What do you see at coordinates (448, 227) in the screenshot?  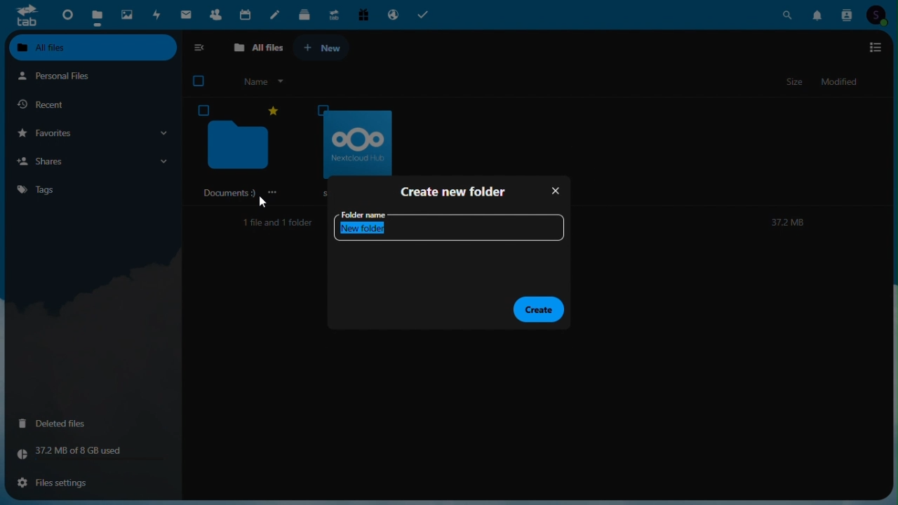 I see `Folder name` at bounding box center [448, 227].